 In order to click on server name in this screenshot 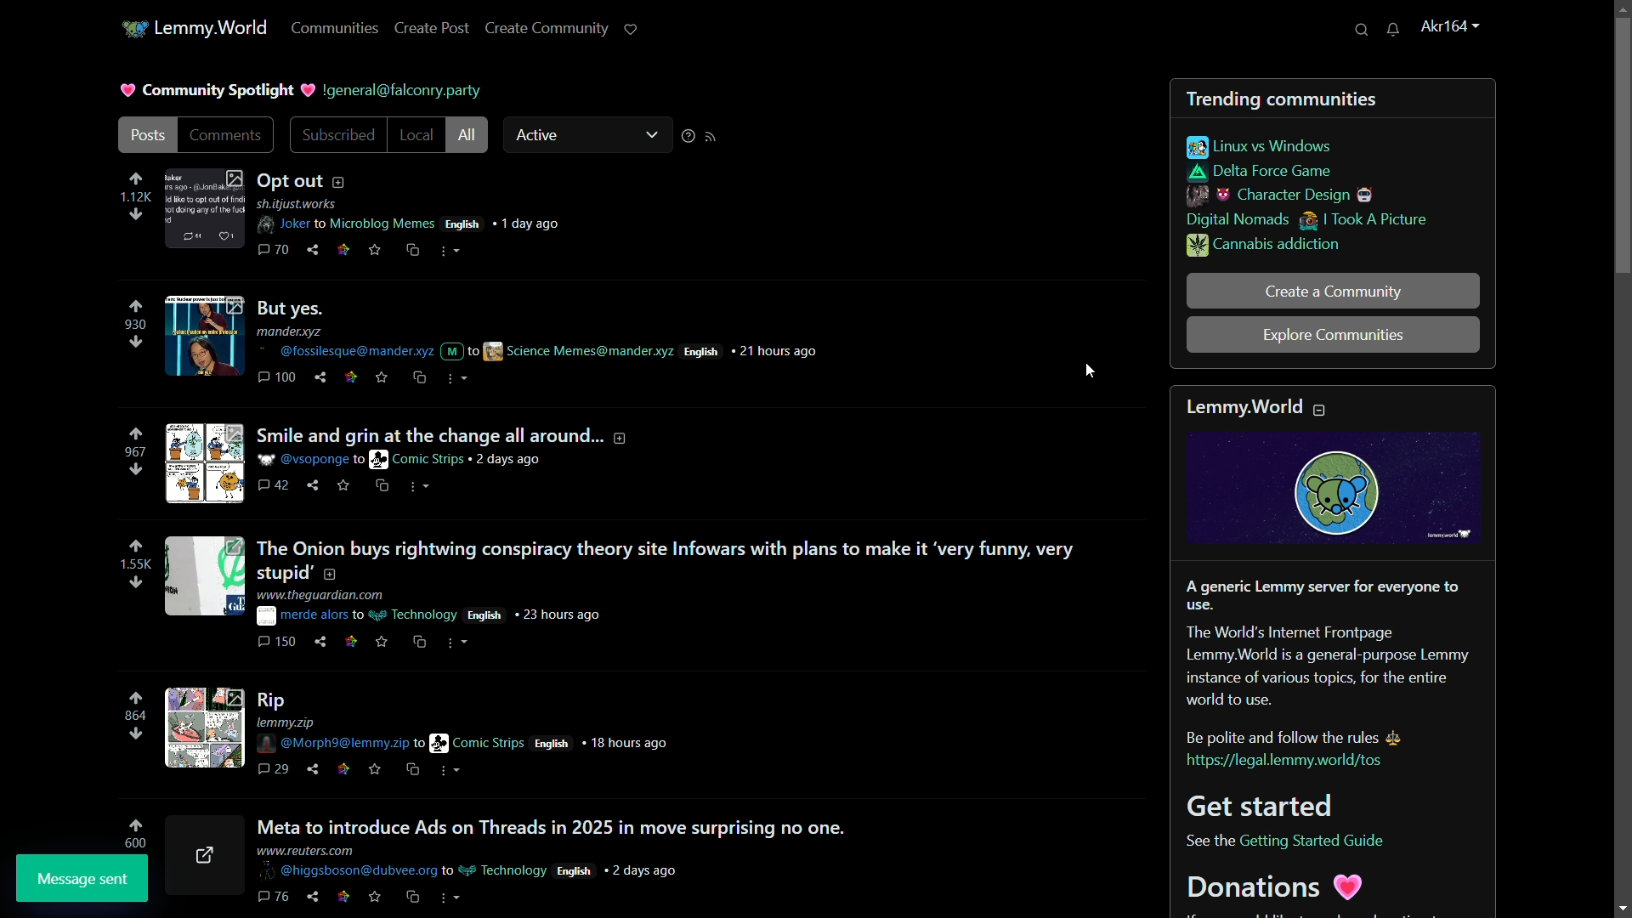, I will do `click(402, 90)`.